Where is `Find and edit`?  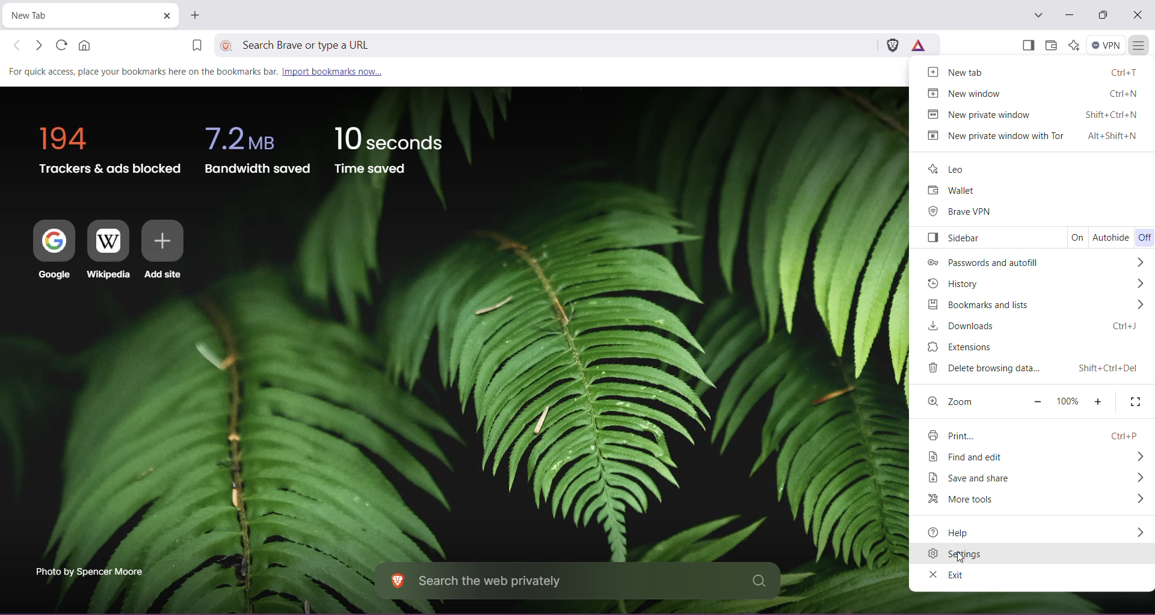 Find and edit is located at coordinates (972, 456).